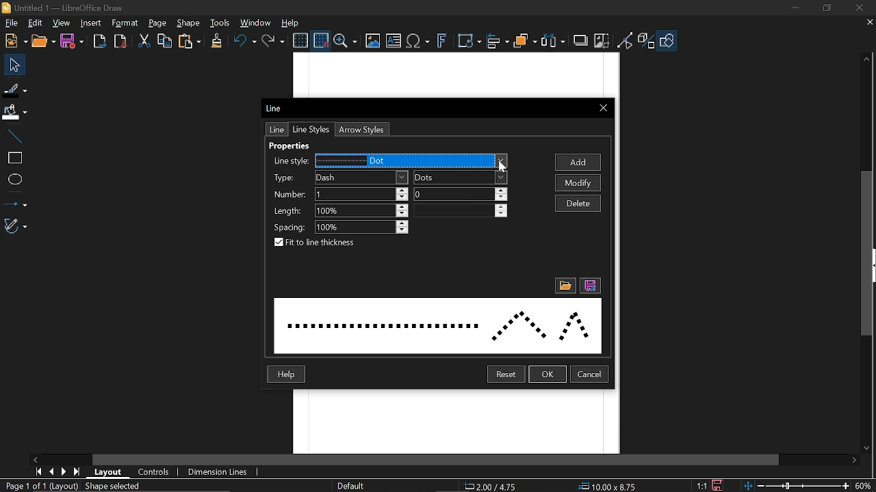  Describe the element at coordinates (190, 41) in the screenshot. I see `paste` at that location.